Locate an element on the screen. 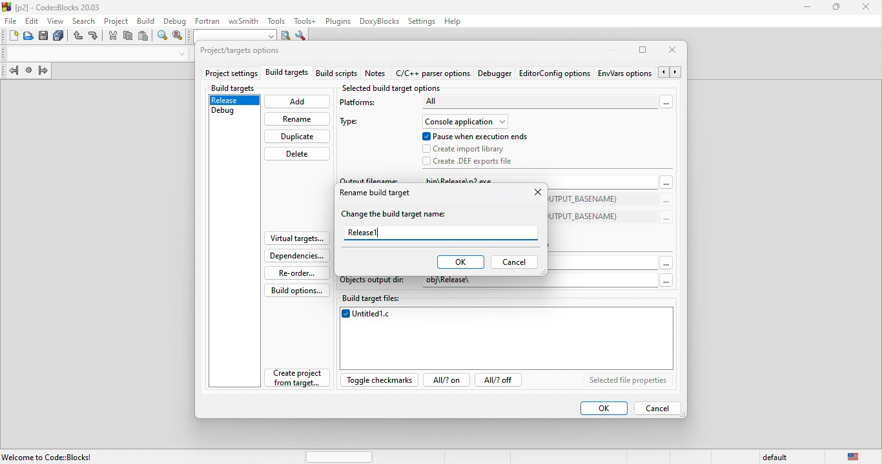 This screenshot has height=464, width=882. more is located at coordinates (665, 218).